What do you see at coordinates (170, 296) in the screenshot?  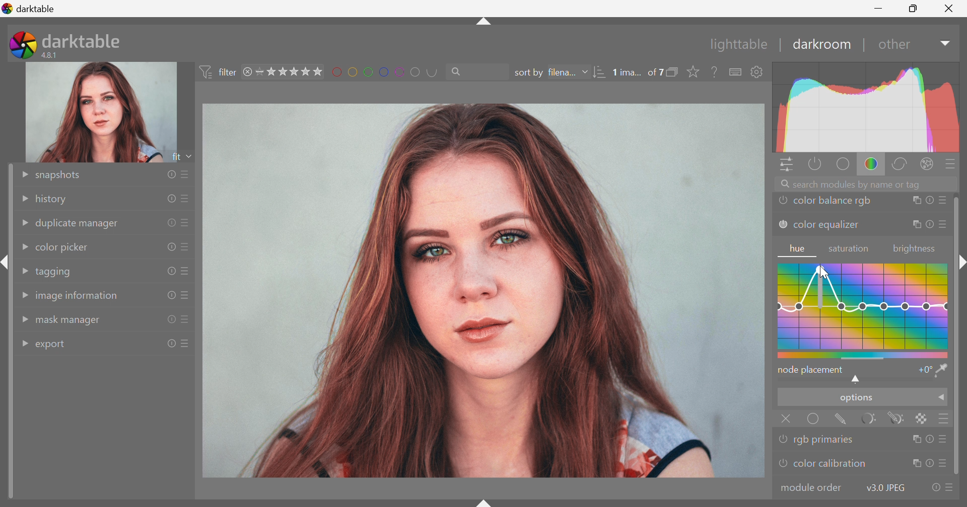 I see `reset` at bounding box center [170, 296].